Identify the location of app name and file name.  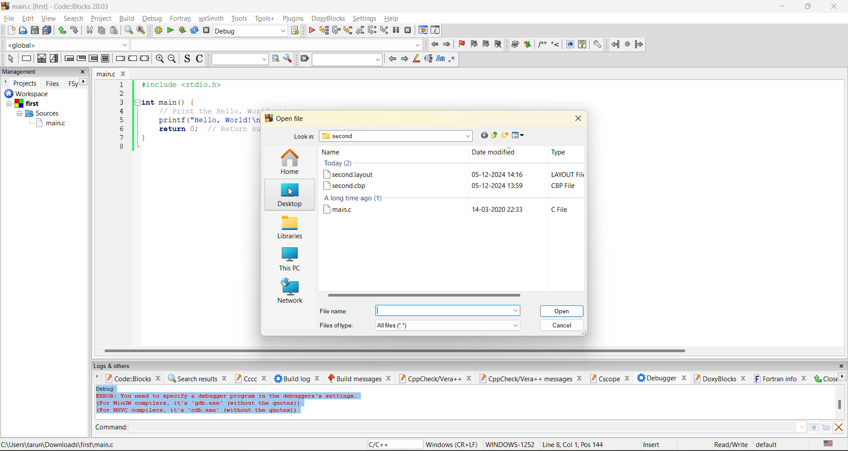
(63, 6).